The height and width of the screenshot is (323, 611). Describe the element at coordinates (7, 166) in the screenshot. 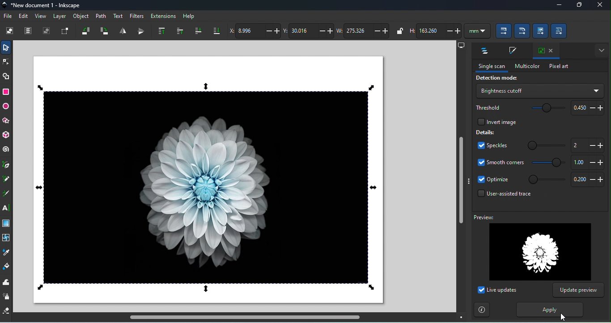

I see `Pen tool` at that location.